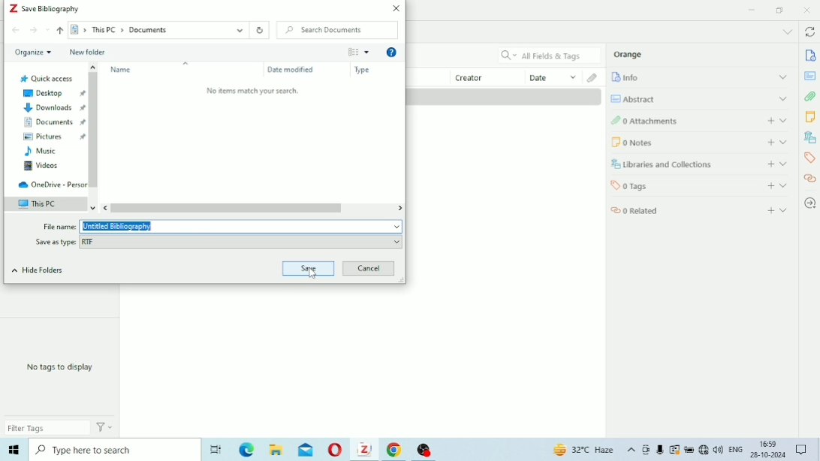 This screenshot has height=461, width=820. What do you see at coordinates (216, 450) in the screenshot?
I see `Task View` at bounding box center [216, 450].